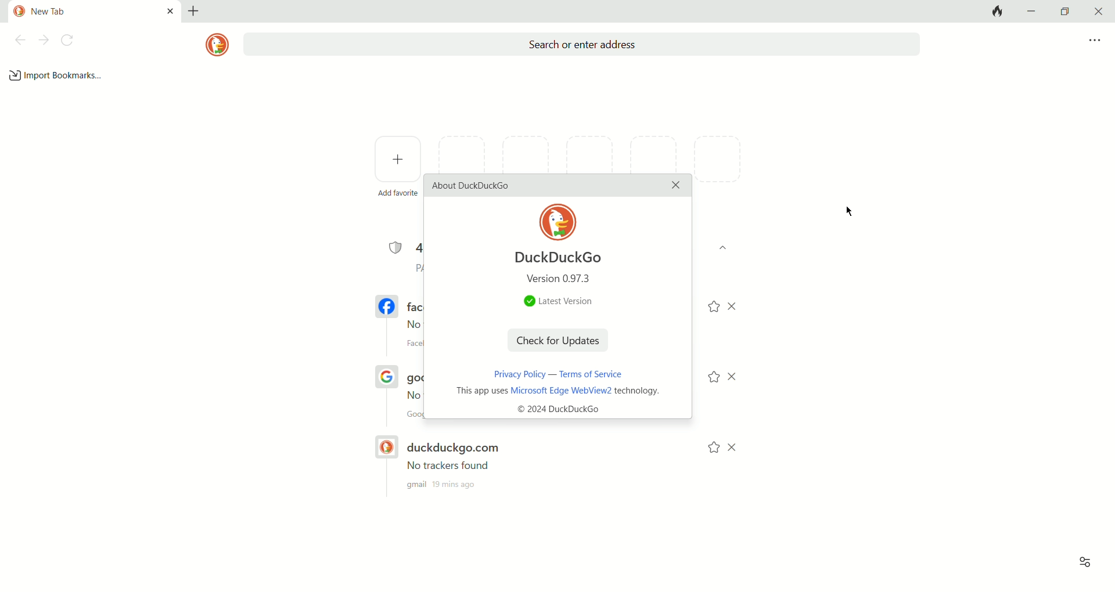  Describe the element at coordinates (19, 39) in the screenshot. I see `previous` at that location.